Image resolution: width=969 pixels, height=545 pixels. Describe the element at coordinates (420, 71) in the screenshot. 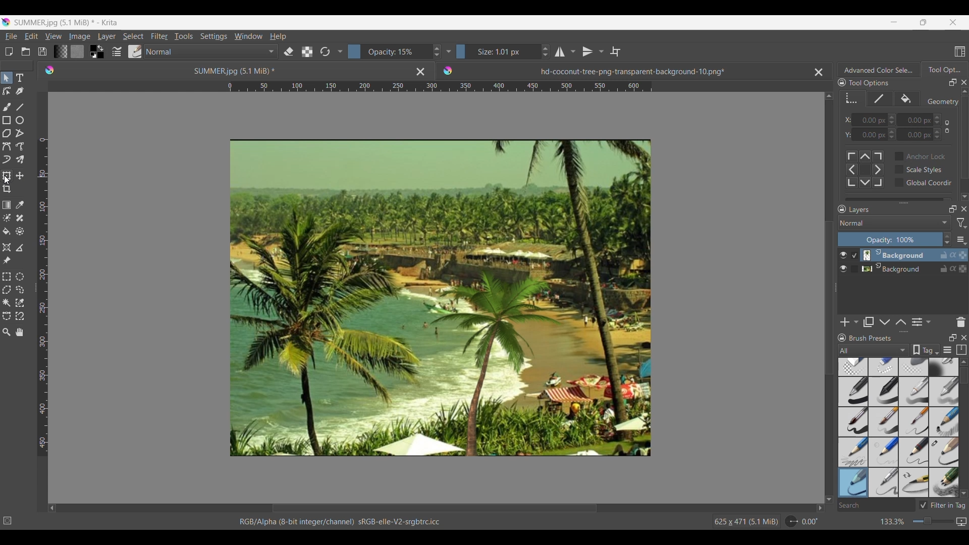

I see `Close` at that location.